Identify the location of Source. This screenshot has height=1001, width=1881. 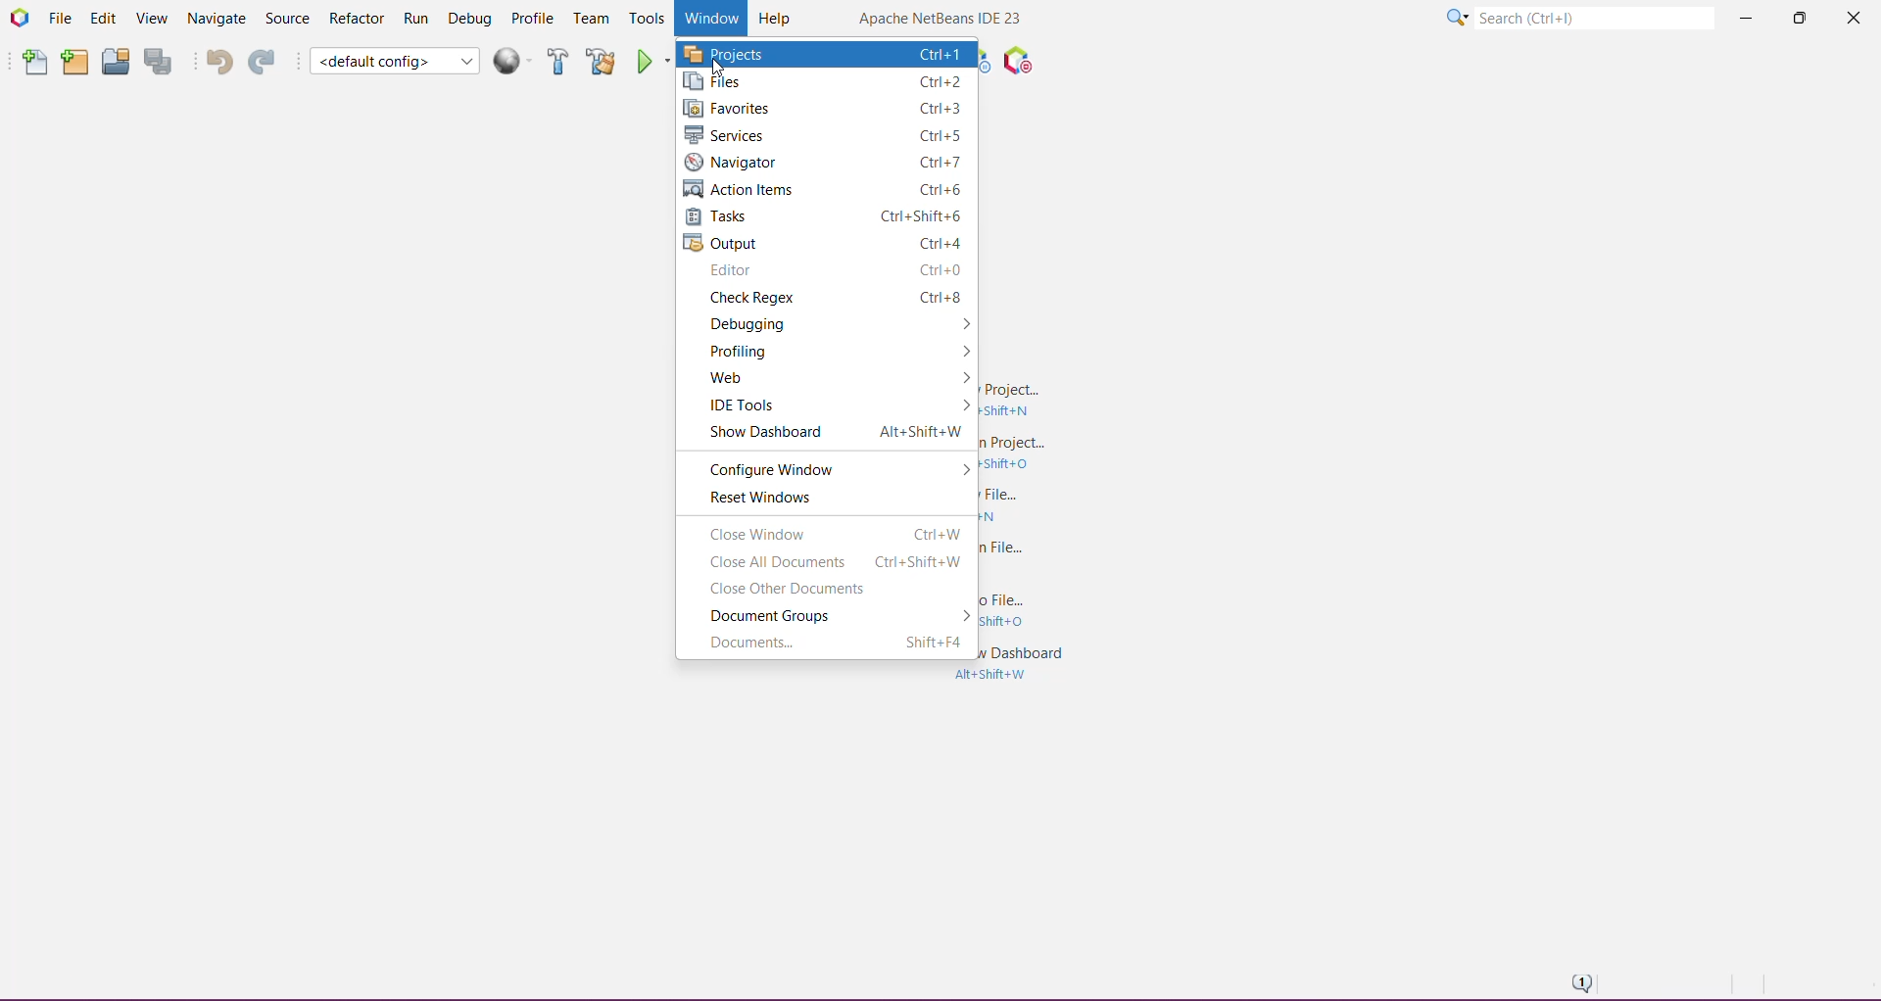
(286, 19).